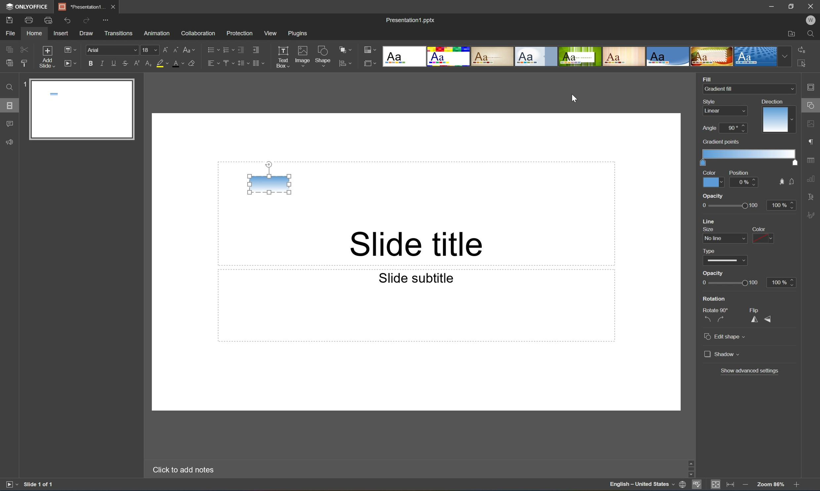 This screenshot has height=491, width=820. What do you see at coordinates (812, 141) in the screenshot?
I see `paragraph settings` at bounding box center [812, 141].